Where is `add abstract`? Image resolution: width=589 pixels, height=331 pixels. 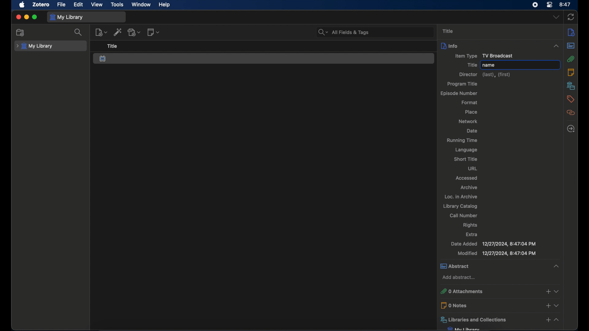 add abstract is located at coordinates (459, 278).